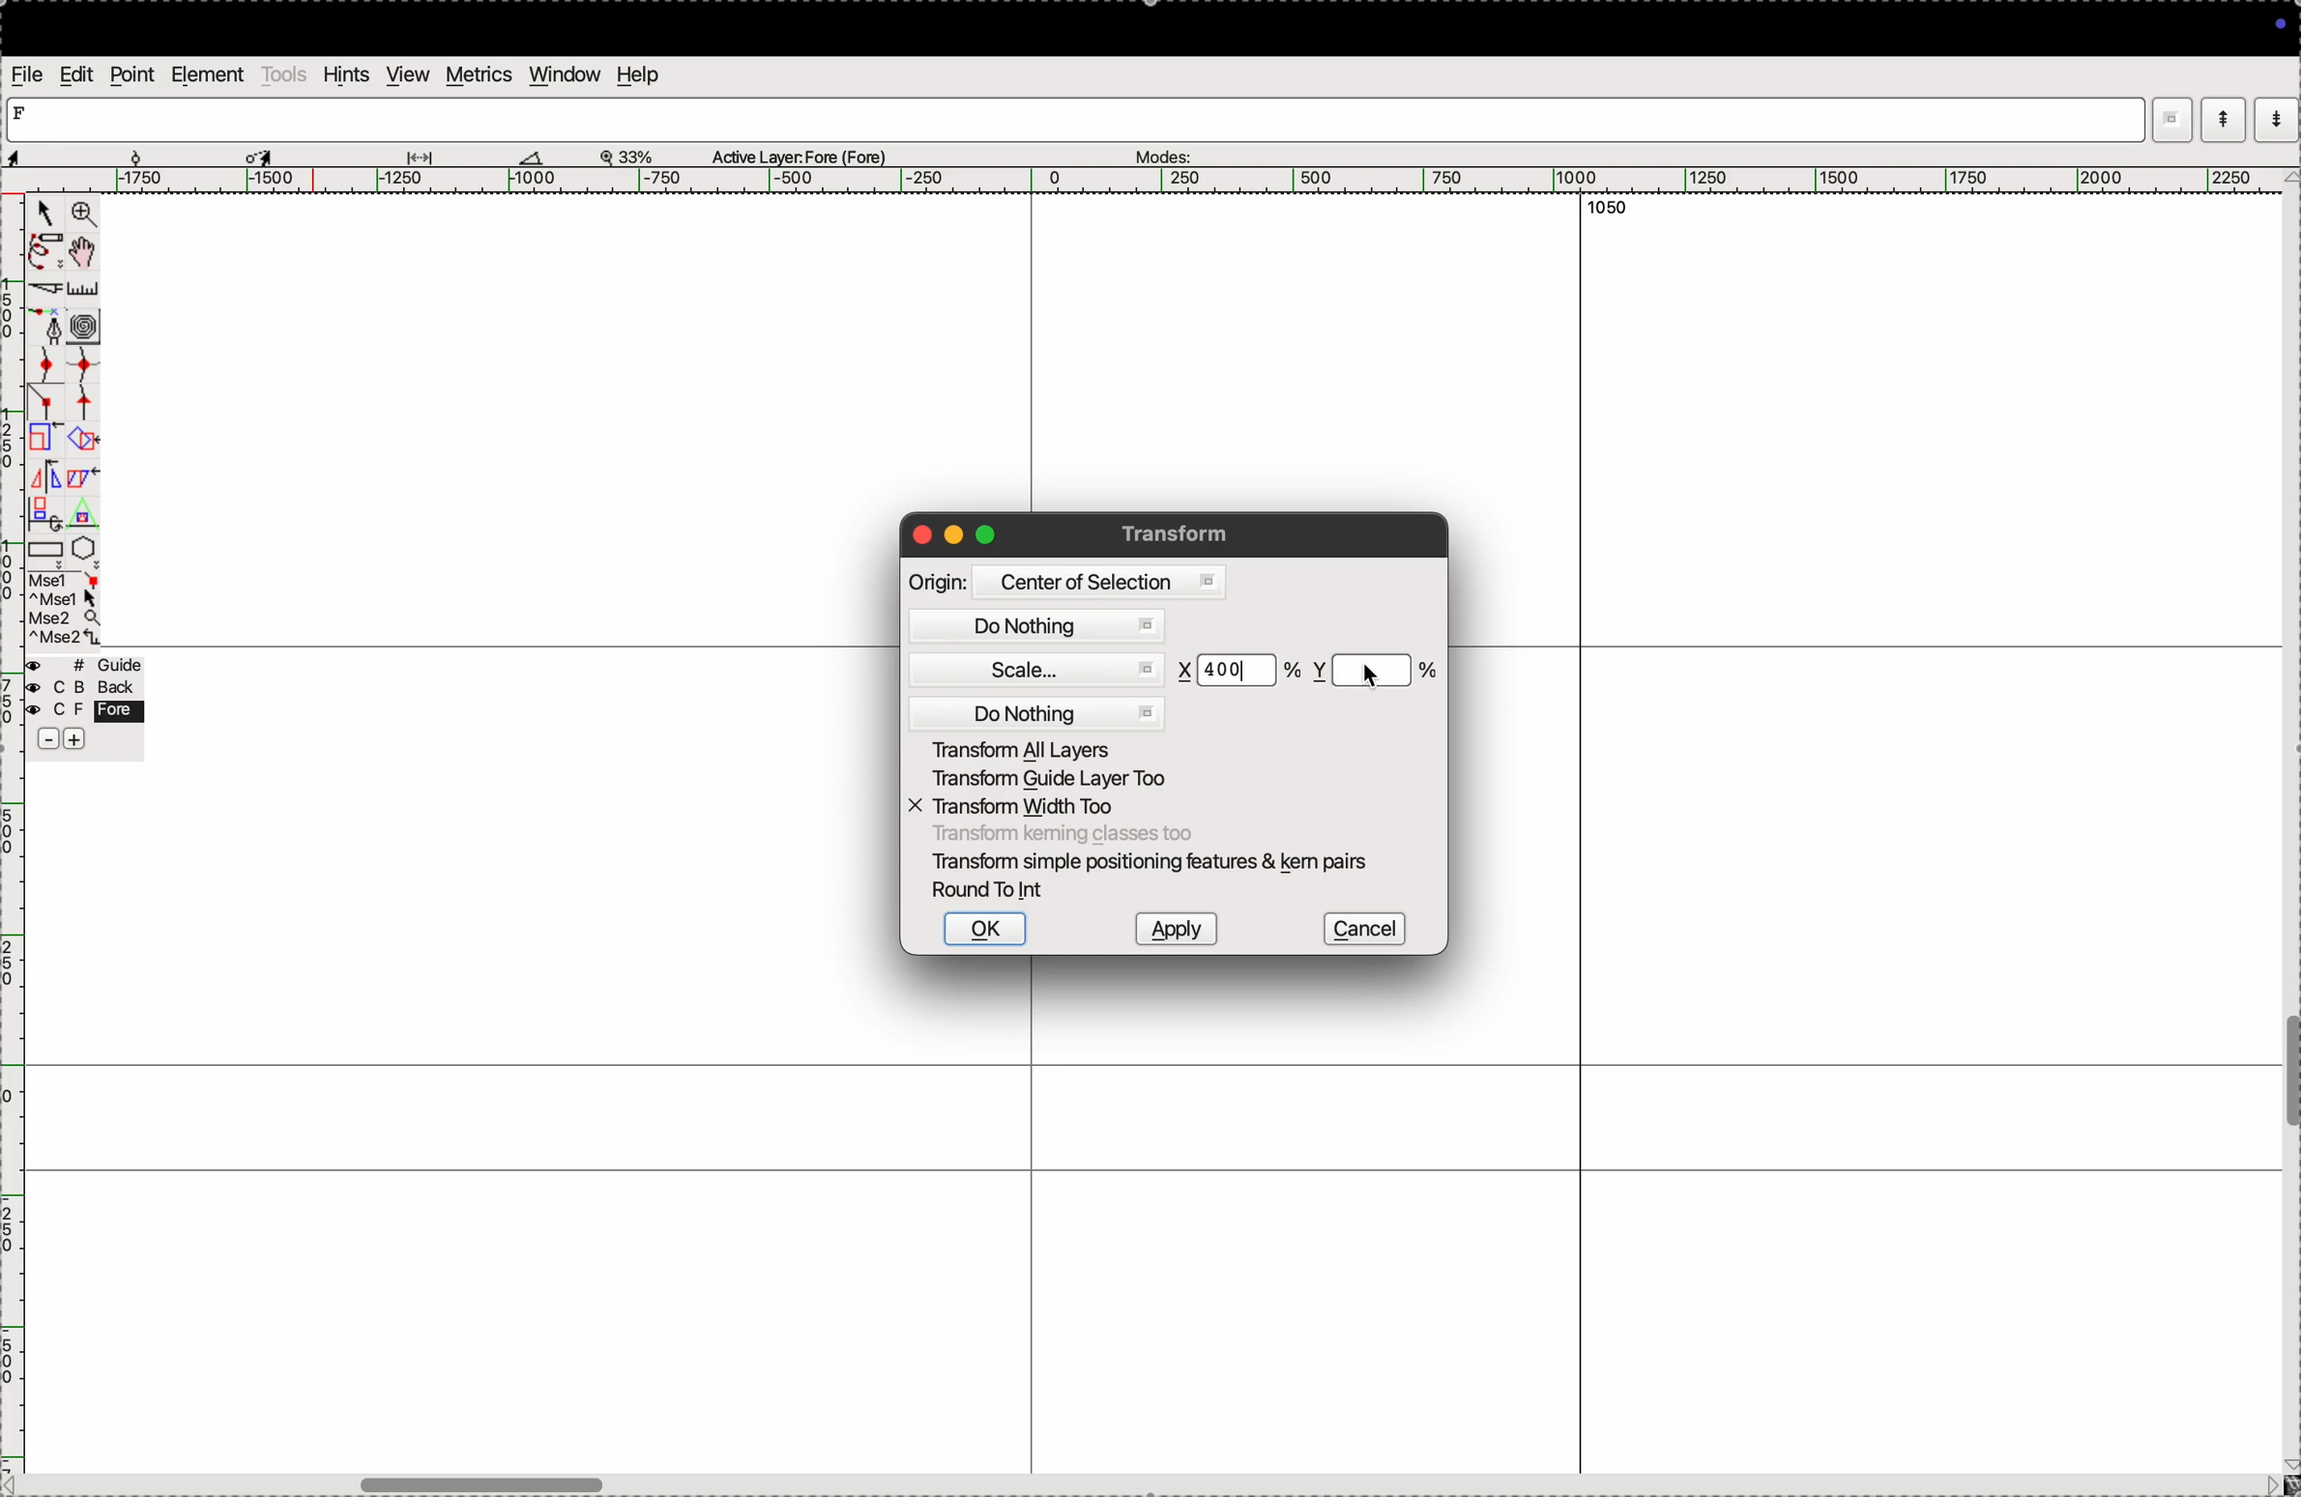 The image size is (2301, 1497). Describe the element at coordinates (65, 609) in the screenshot. I see `mse ` at that location.